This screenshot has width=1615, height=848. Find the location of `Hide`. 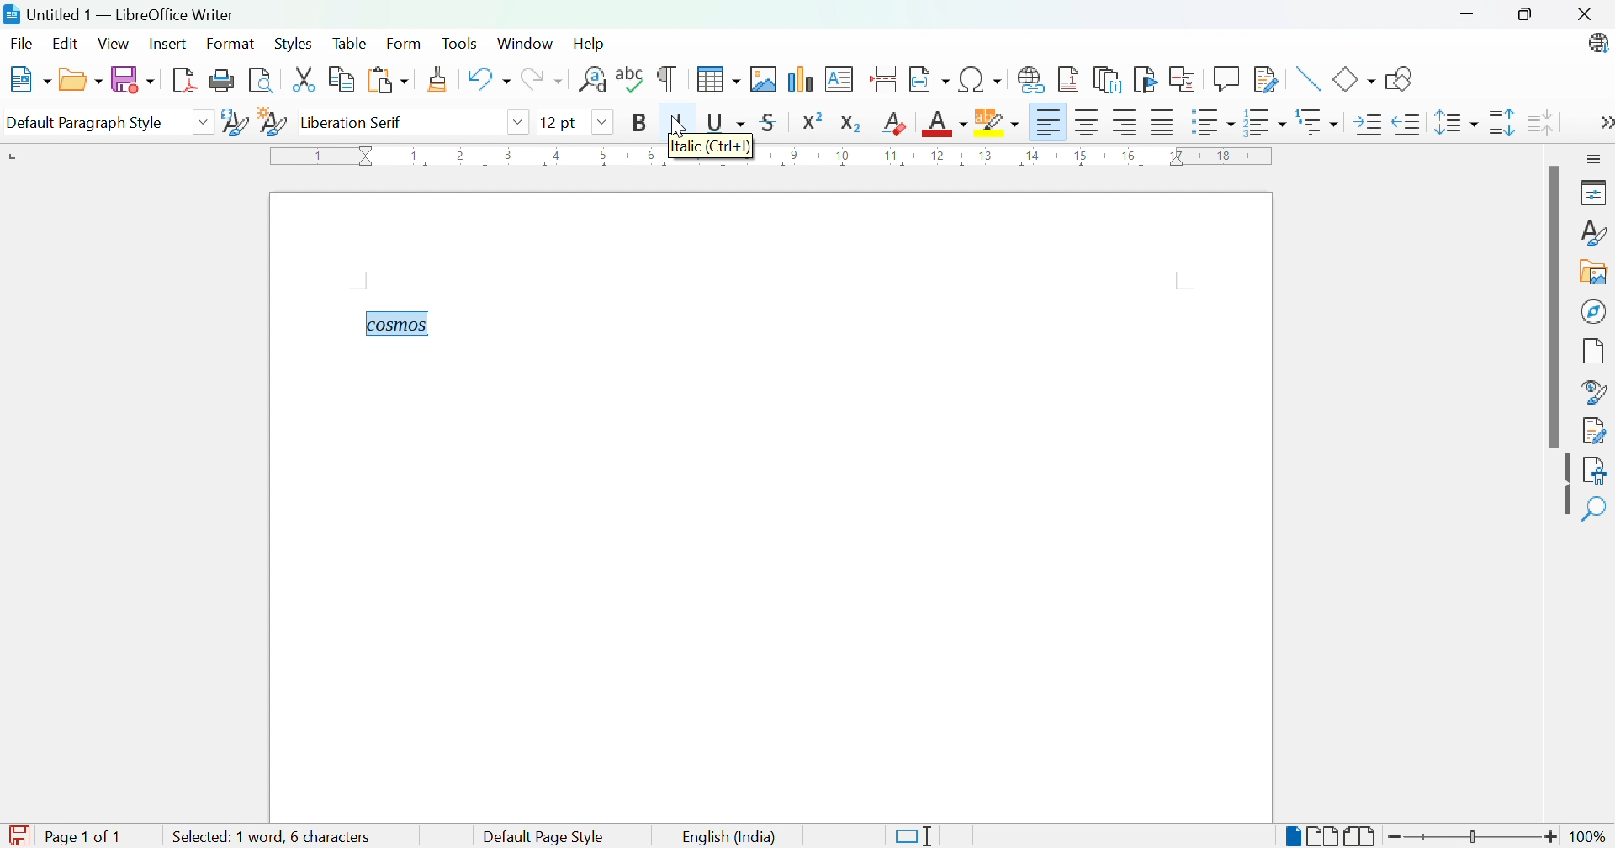

Hide is located at coordinates (1564, 485).